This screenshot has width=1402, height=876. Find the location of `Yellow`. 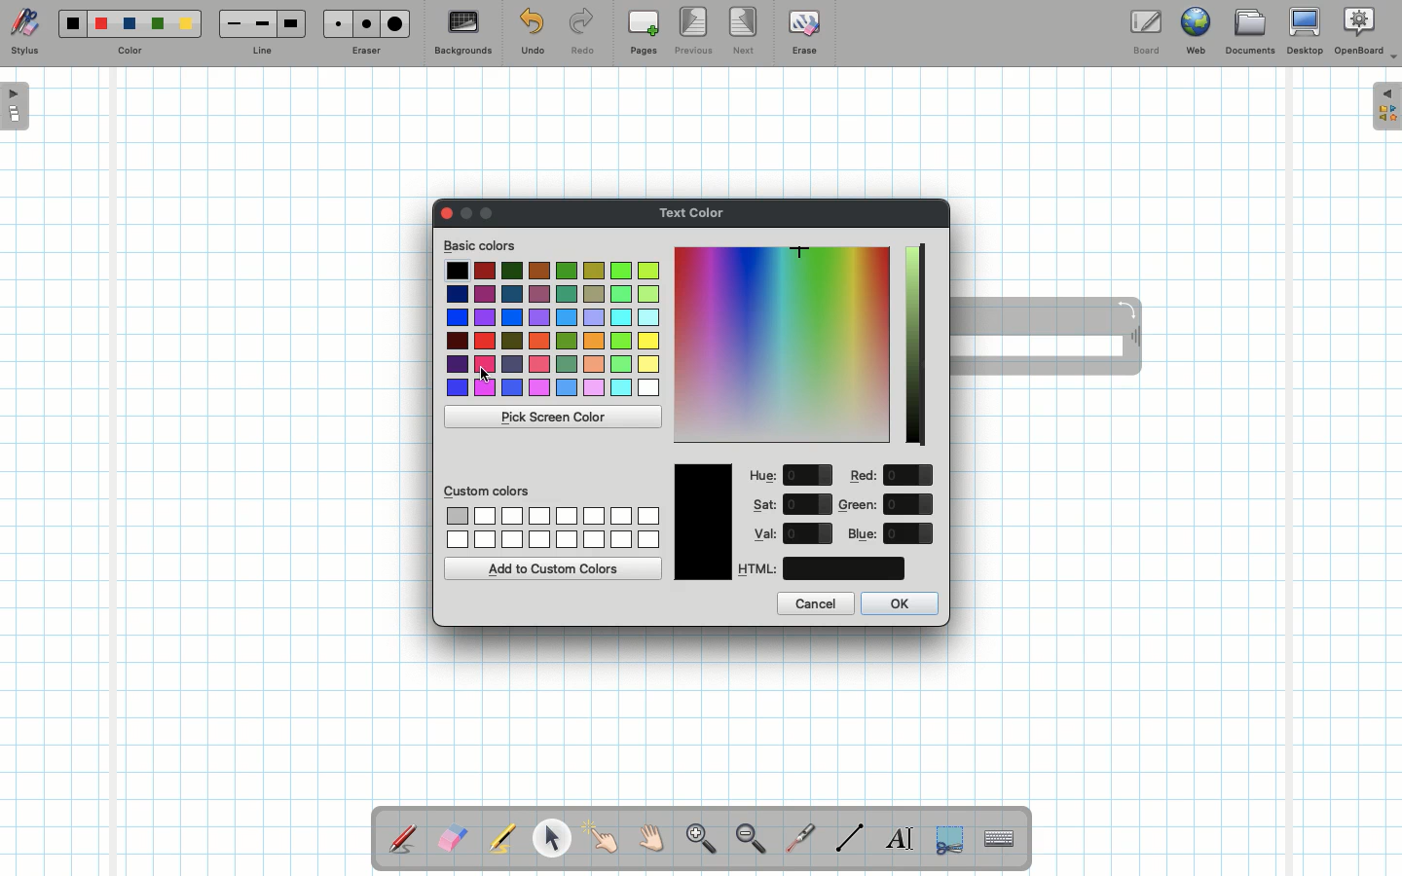

Yellow is located at coordinates (186, 23).